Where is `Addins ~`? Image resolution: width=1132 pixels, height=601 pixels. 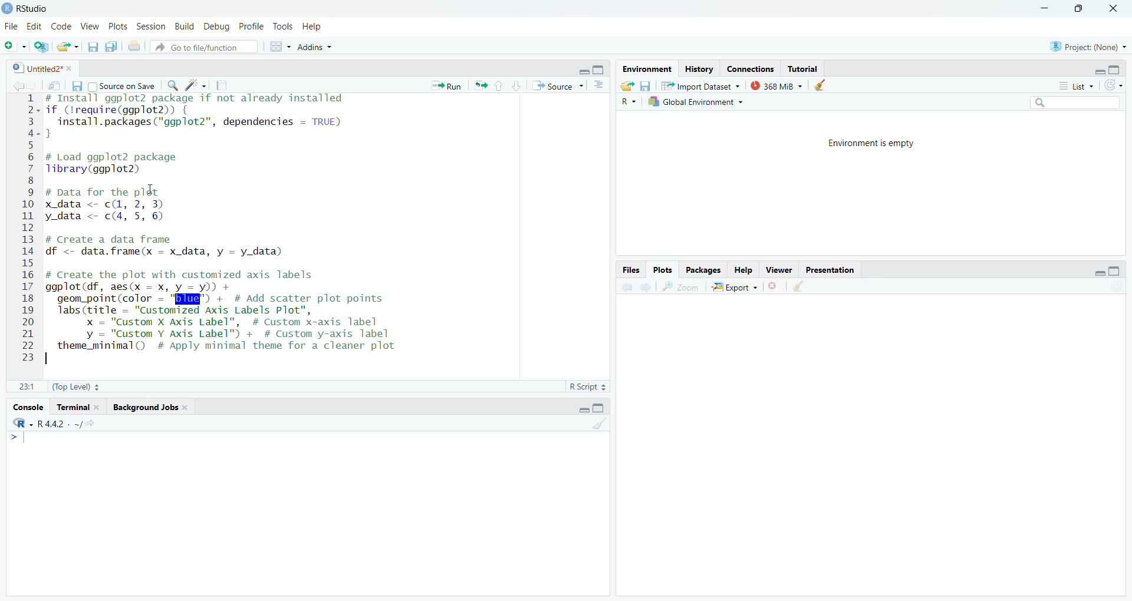 Addins ~ is located at coordinates (318, 48).